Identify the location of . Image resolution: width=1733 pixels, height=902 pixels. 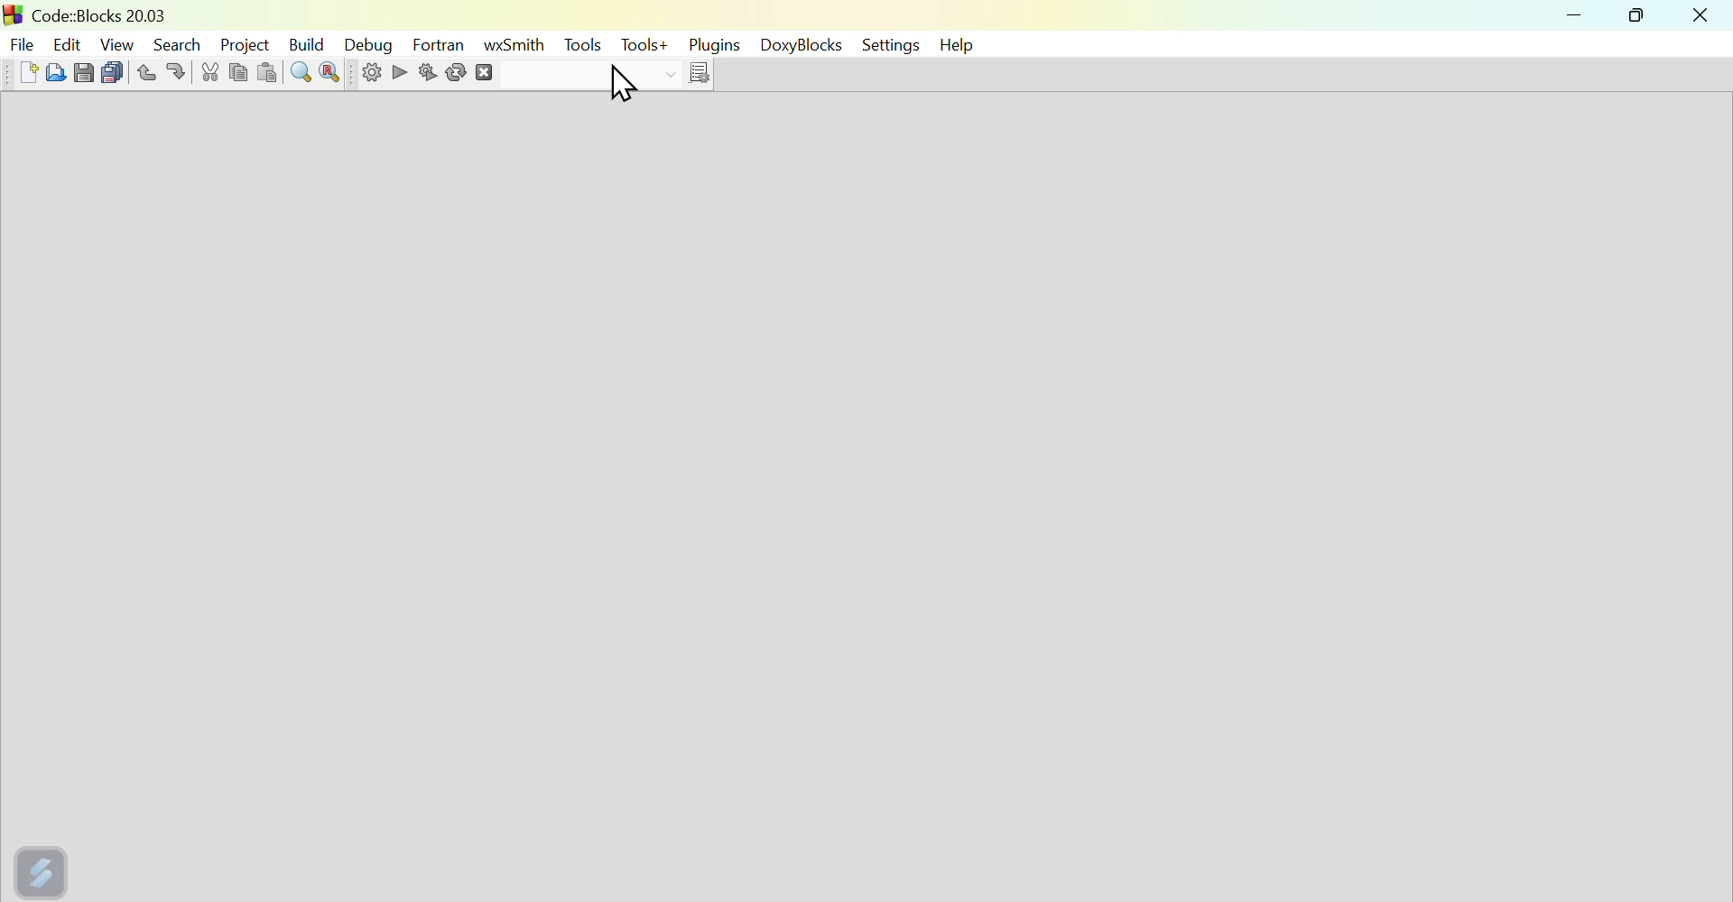
(84, 70).